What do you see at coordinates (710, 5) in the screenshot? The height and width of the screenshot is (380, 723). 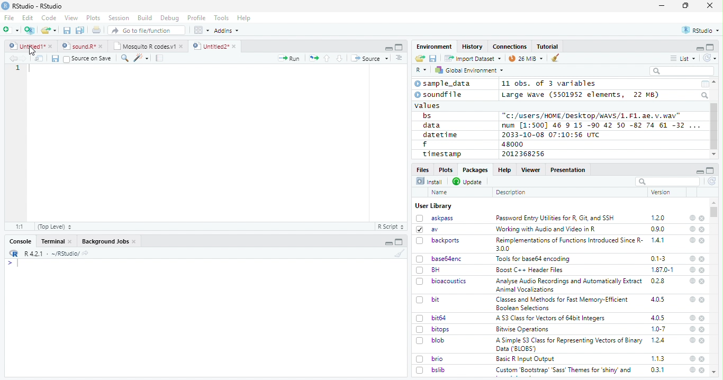 I see `close` at bounding box center [710, 5].